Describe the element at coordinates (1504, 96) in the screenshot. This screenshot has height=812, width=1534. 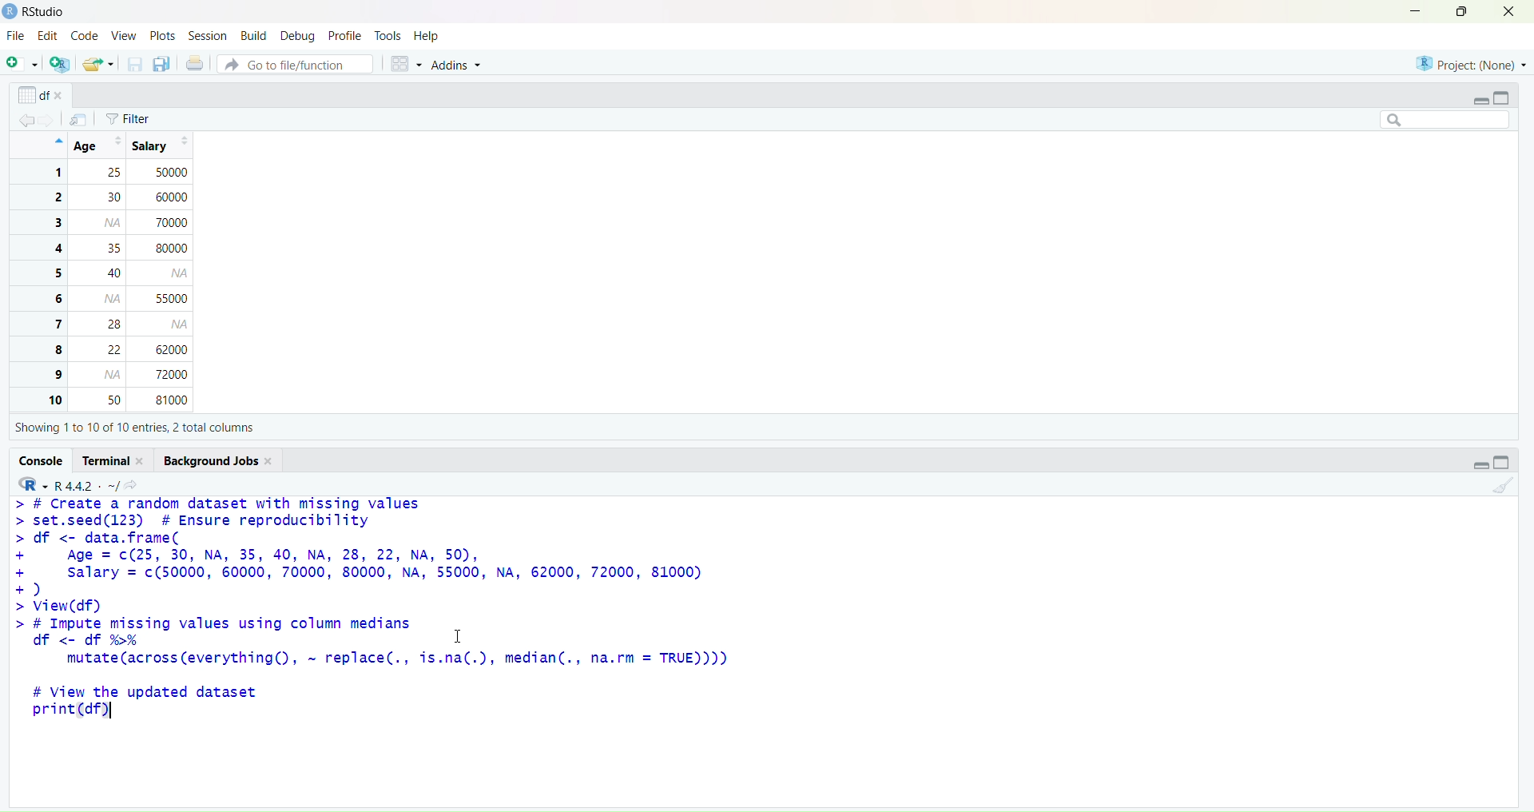
I see `collapse` at that location.